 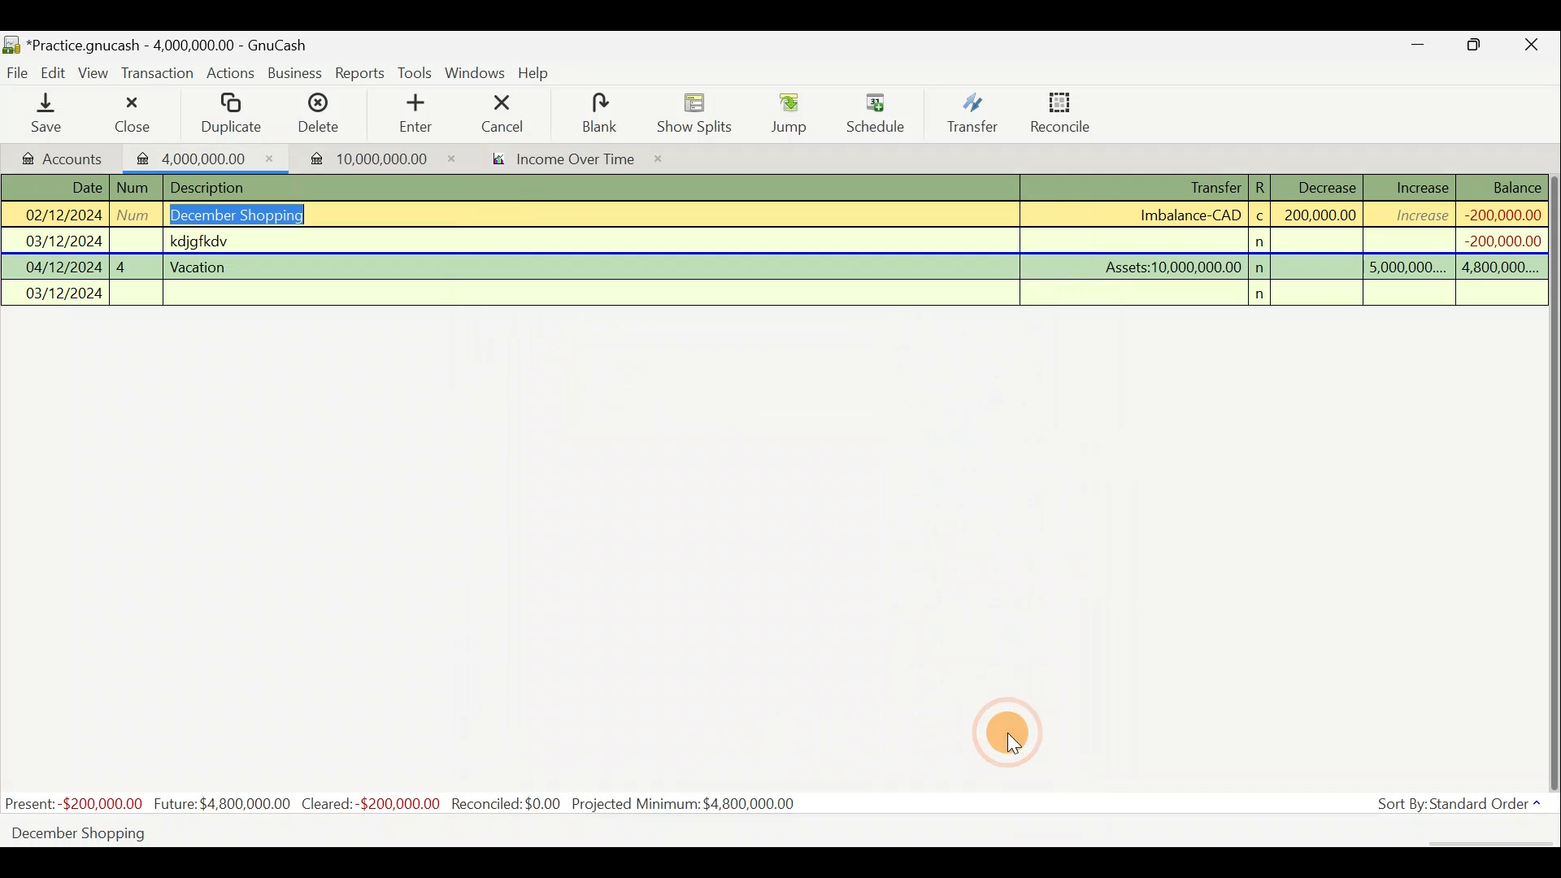 What do you see at coordinates (207, 157) in the screenshot?
I see `Imported transaction 1` at bounding box center [207, 157].